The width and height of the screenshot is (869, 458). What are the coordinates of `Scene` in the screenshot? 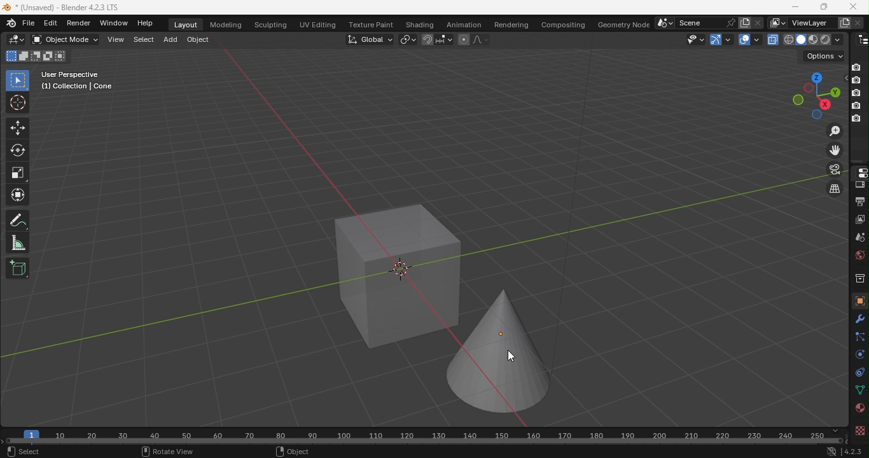 It's located at (859, 237).